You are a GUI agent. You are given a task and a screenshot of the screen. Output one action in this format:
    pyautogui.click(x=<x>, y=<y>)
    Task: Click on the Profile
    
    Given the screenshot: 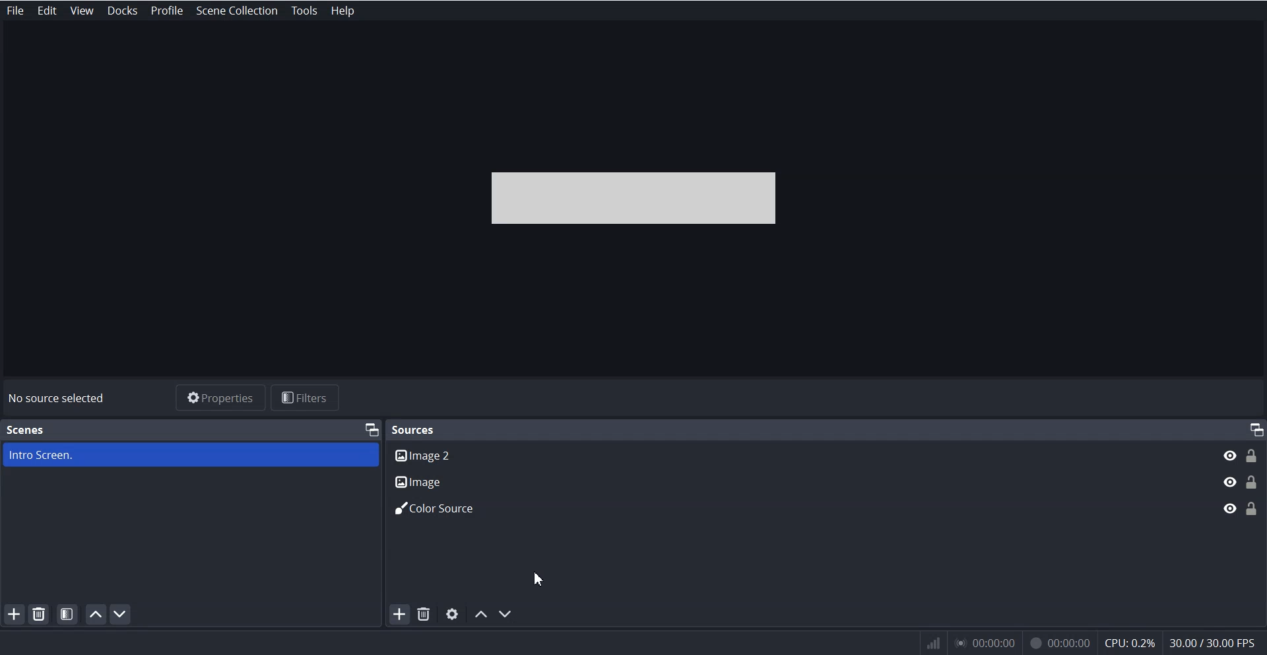 What is the action you would take?
    pyautogui.click(x=167, y=11)
    